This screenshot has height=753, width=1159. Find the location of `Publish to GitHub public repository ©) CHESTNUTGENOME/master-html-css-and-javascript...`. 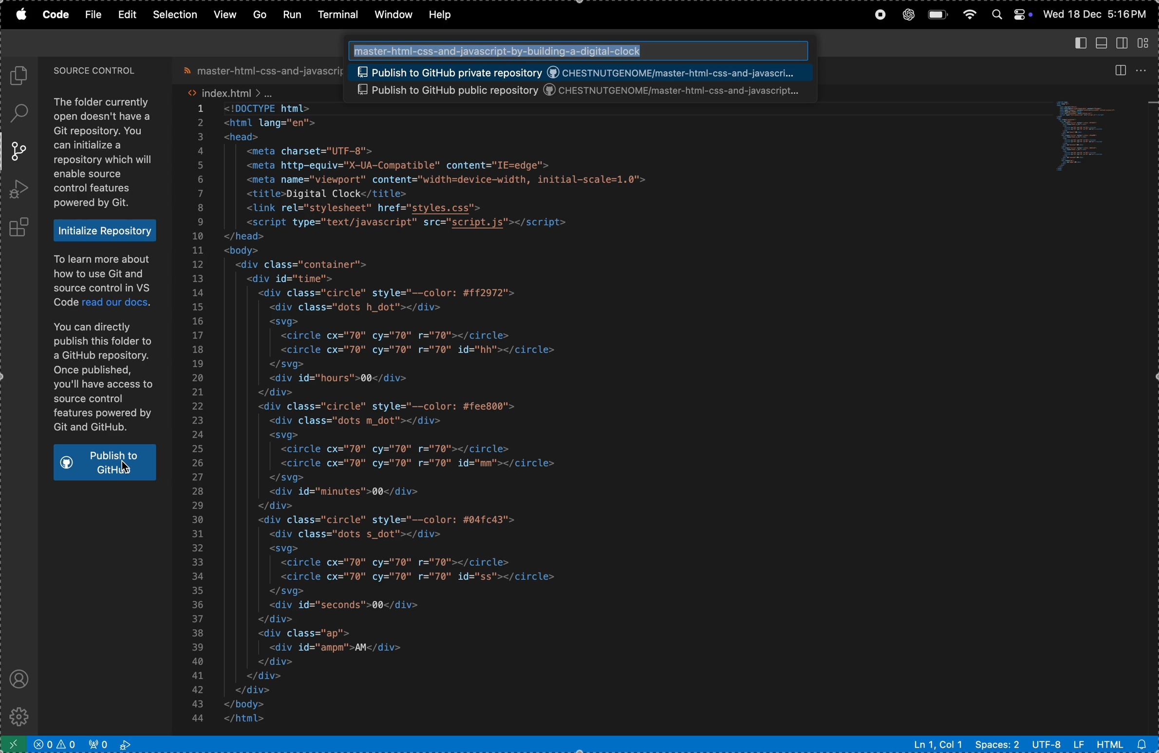

Publish to GitHub public repository ©) CHESTNUTGENOME/master-html-css-and-javascript... is located at coordinates (576, 72).